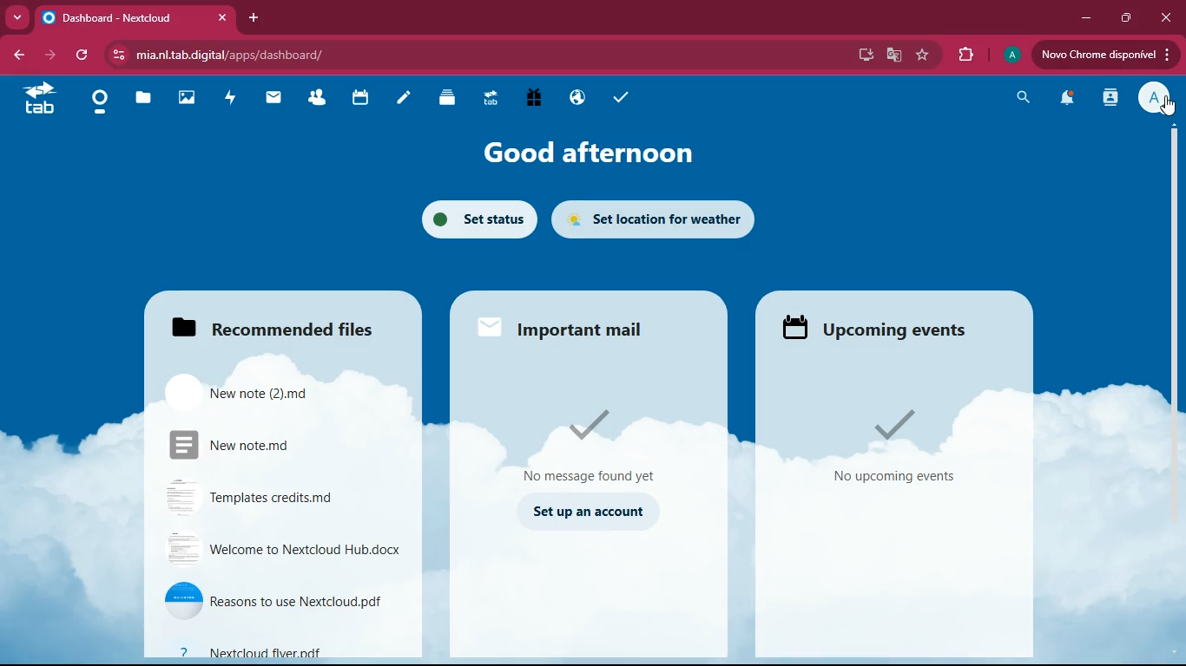  Describe the element at coordinates (616, 97) in the screenshot. I see `tasks` at that location.